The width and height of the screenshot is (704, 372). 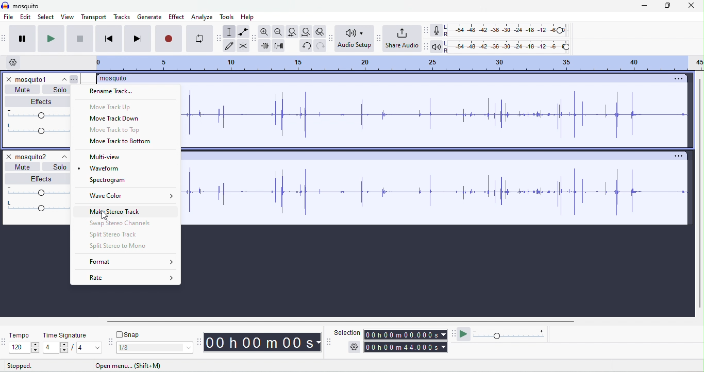 What do you see at coordinates (23, 89) in the screenshot?
I see `mute` at bounding box center [23, 89].